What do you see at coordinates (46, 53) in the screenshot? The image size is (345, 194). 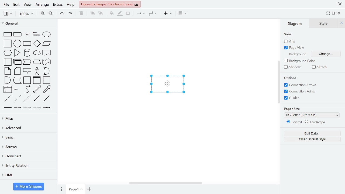 I see `general shapes` at bounding box center [46, 53].